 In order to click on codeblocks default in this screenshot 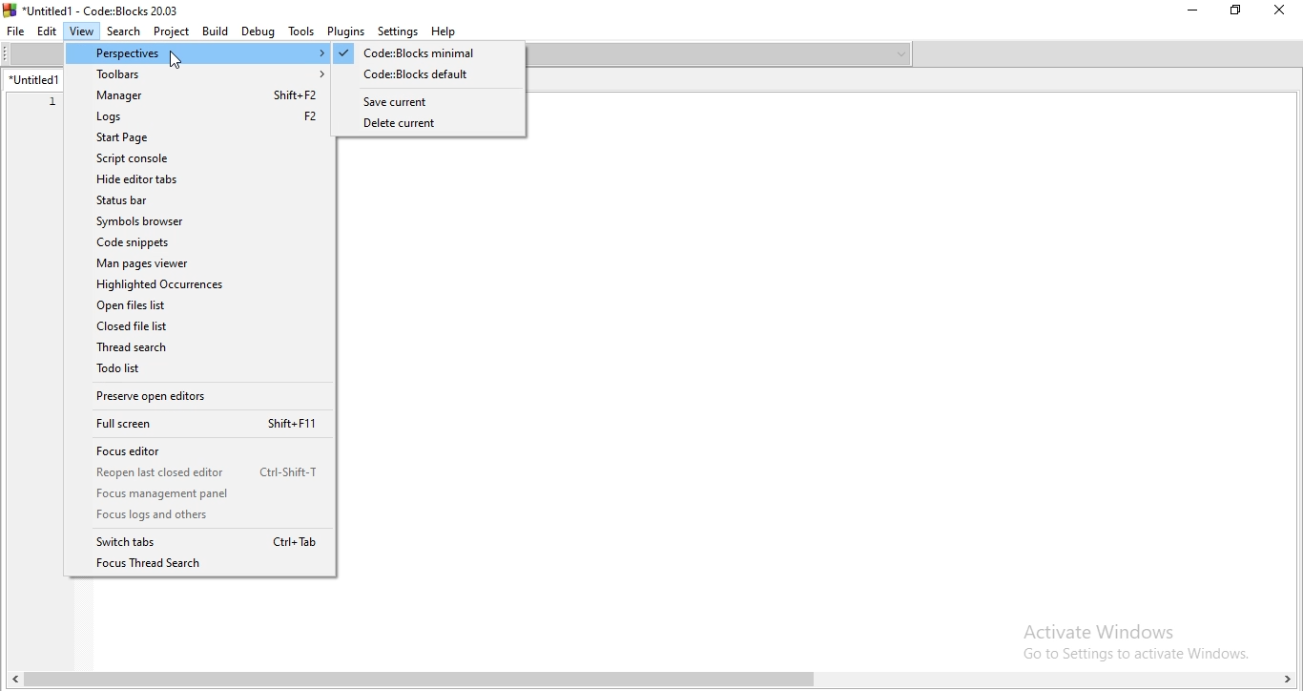, I will do `click(431, 77)`.